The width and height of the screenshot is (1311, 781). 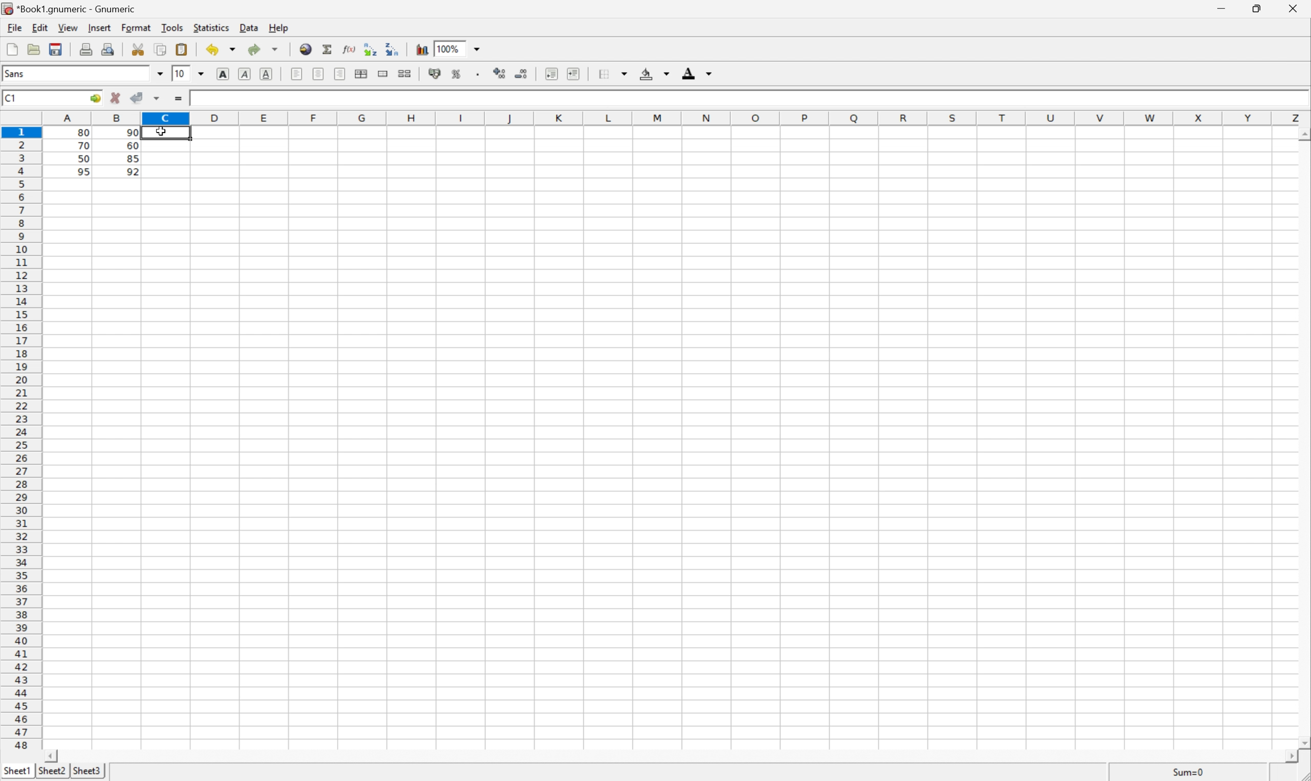 What do you see at coordinates (84, 49) in the screenshot?
I see `Print the current file` at bounding box center [84, 49].